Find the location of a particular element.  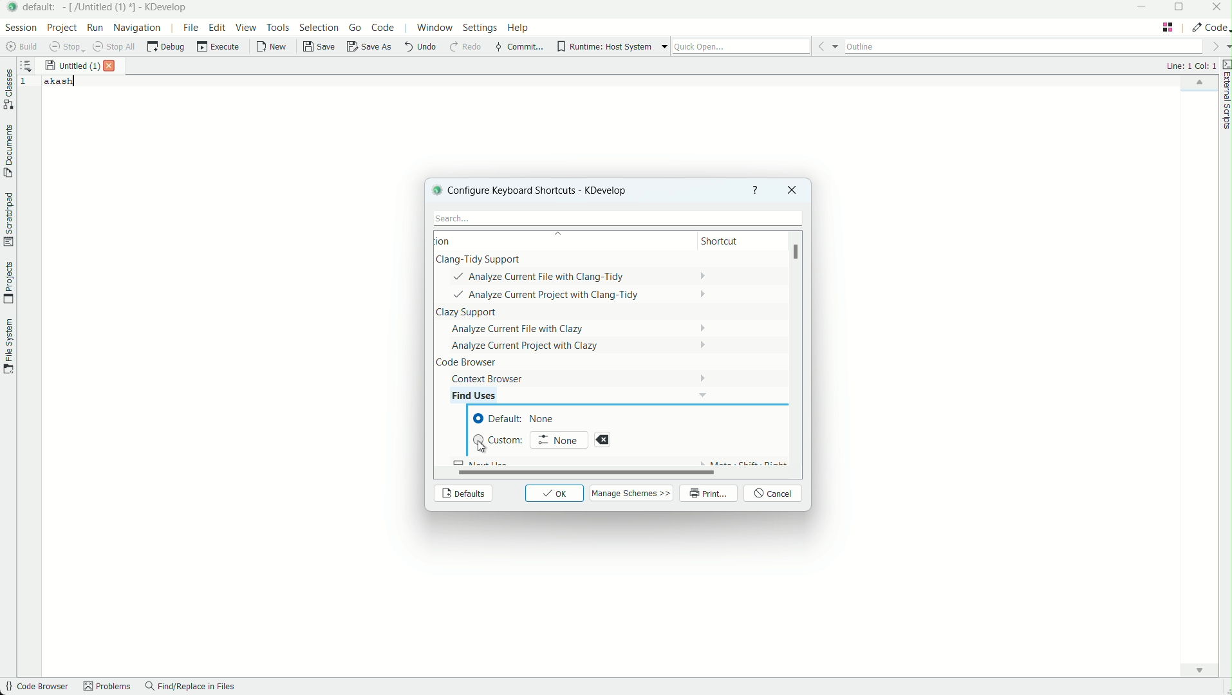

stop is located at coordinates (67, 47).